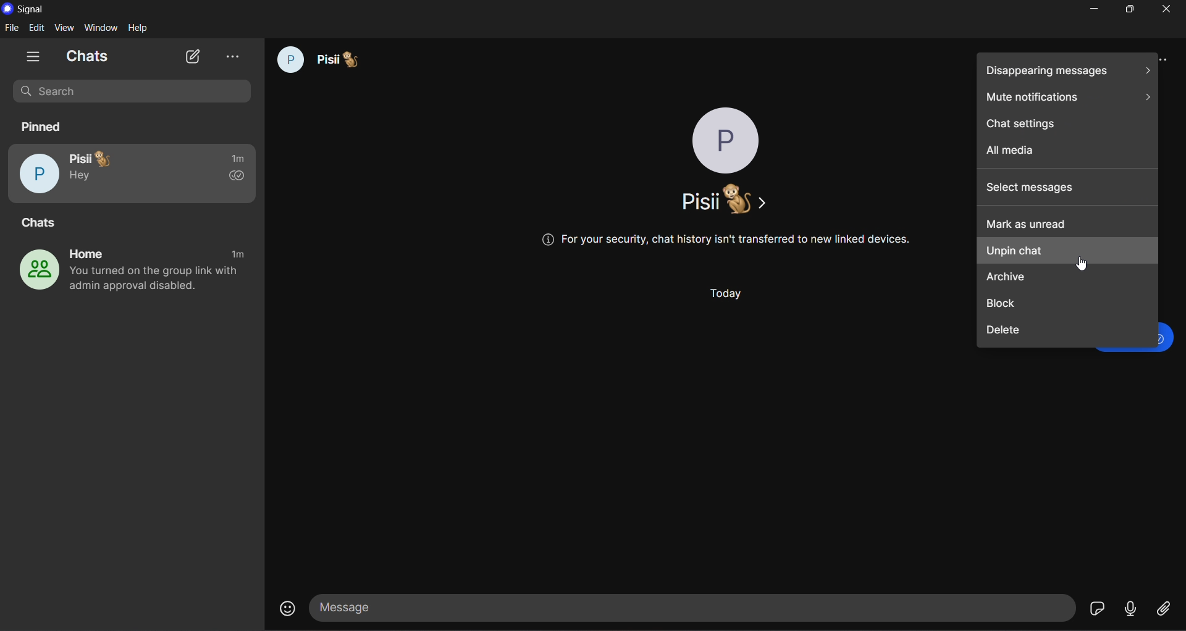  Describe the element at coordinates (194, 56) in the screenshot. I see `new chat` at that location.